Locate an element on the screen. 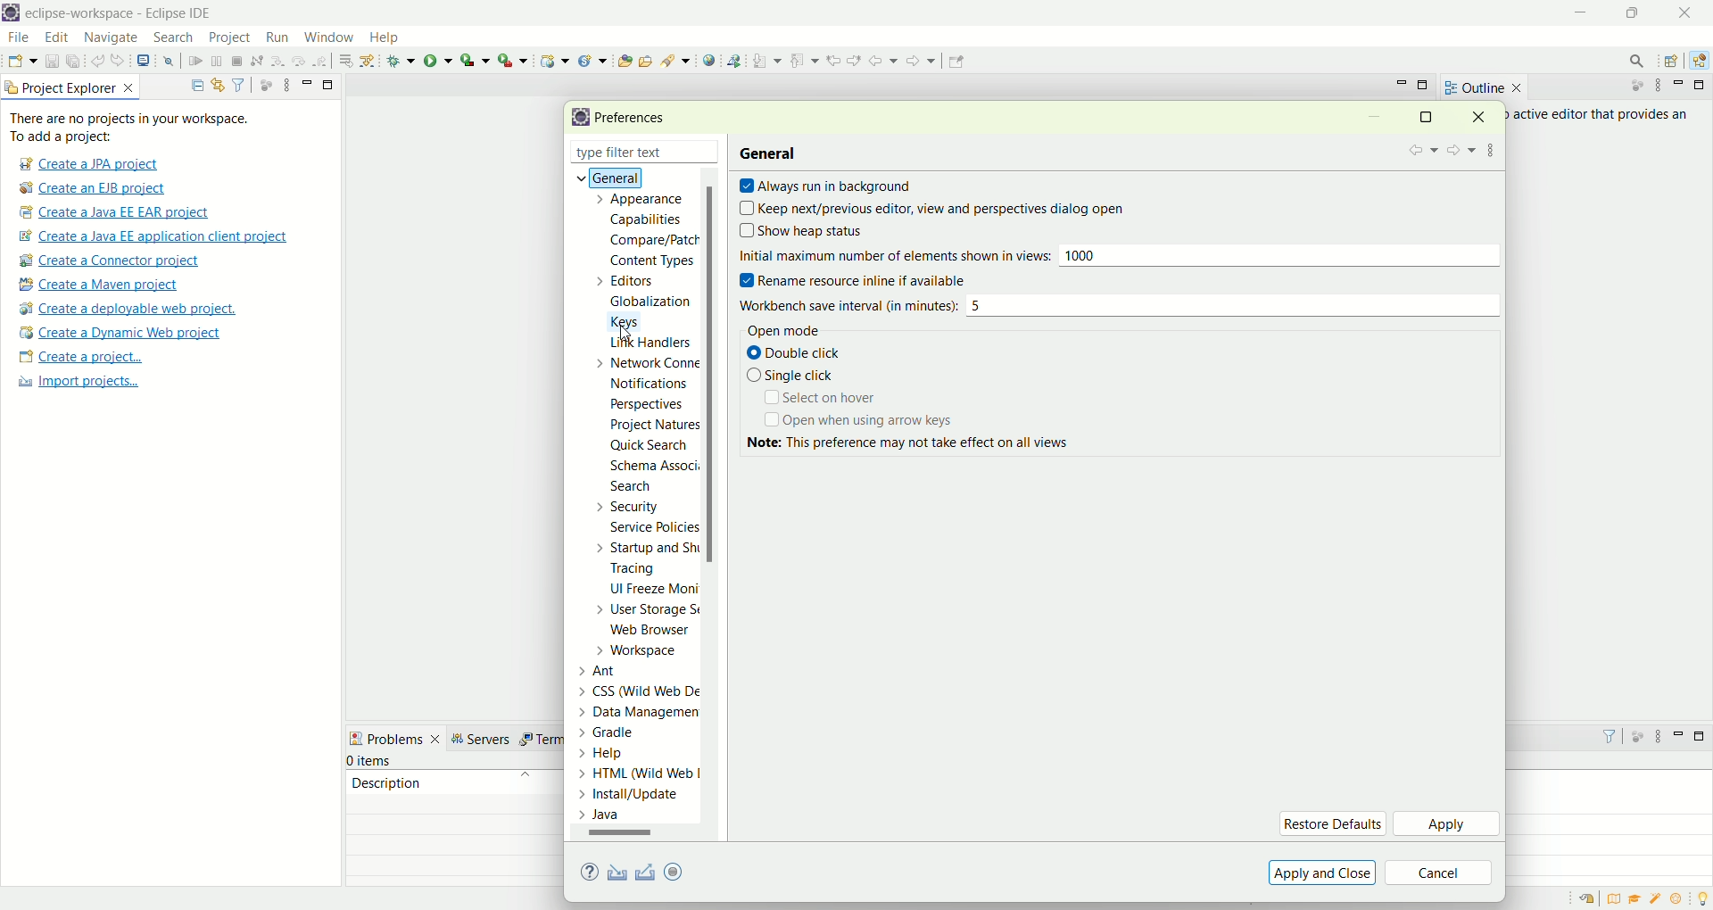 Image resolution: width=1713 pixels, height=910 pixels. save is located at coordinates (54, 62).